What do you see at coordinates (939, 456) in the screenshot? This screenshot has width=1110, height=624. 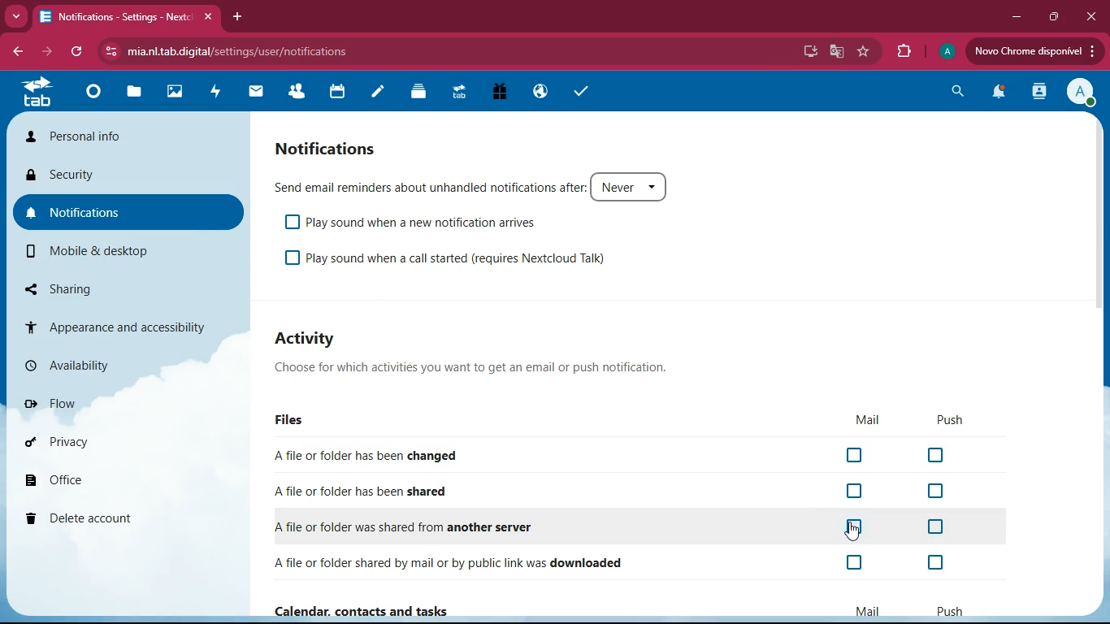 I see `off` at bounding box center [939, 456].